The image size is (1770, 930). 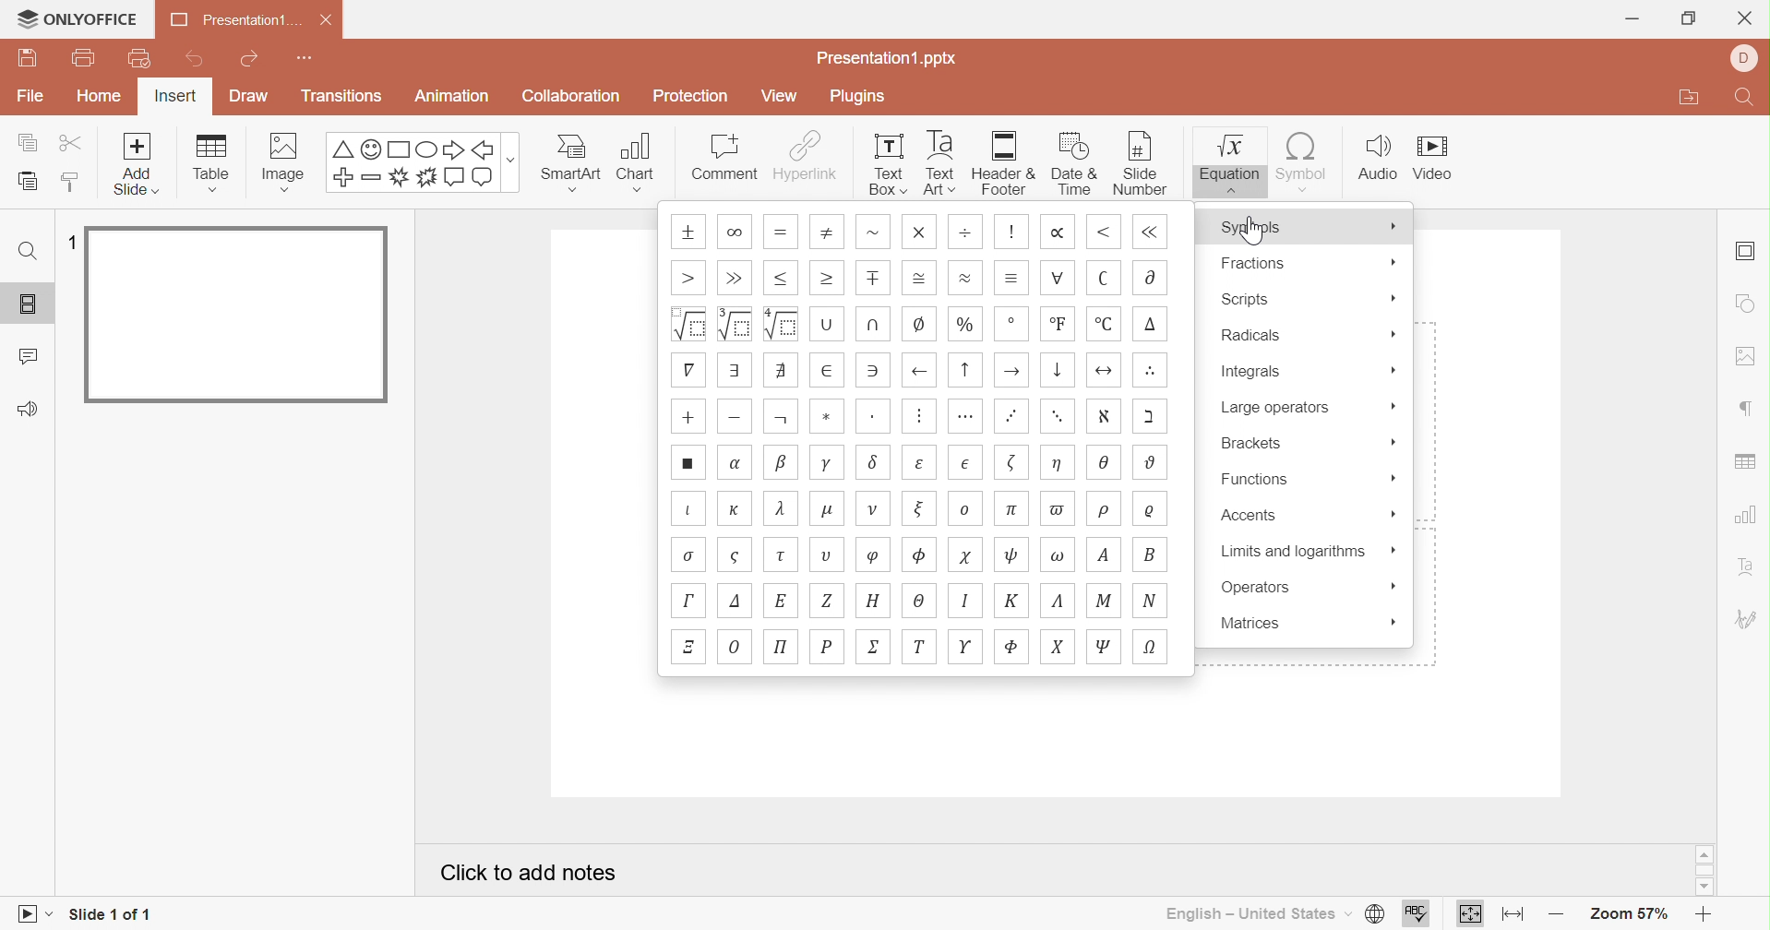 I want to click on Symbols, so click(x=1306, y=224).